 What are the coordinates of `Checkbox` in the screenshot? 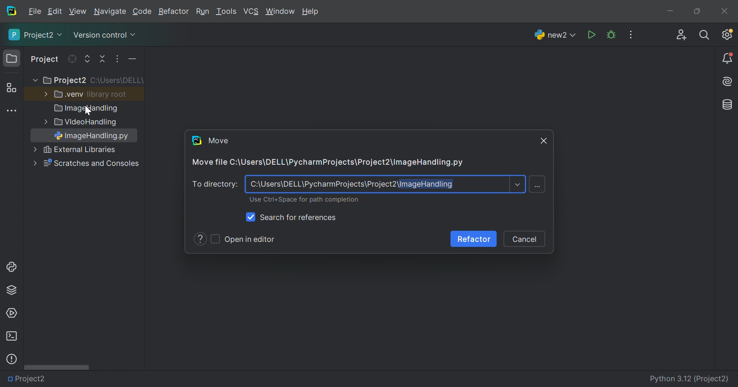 It's located at (252, 217).